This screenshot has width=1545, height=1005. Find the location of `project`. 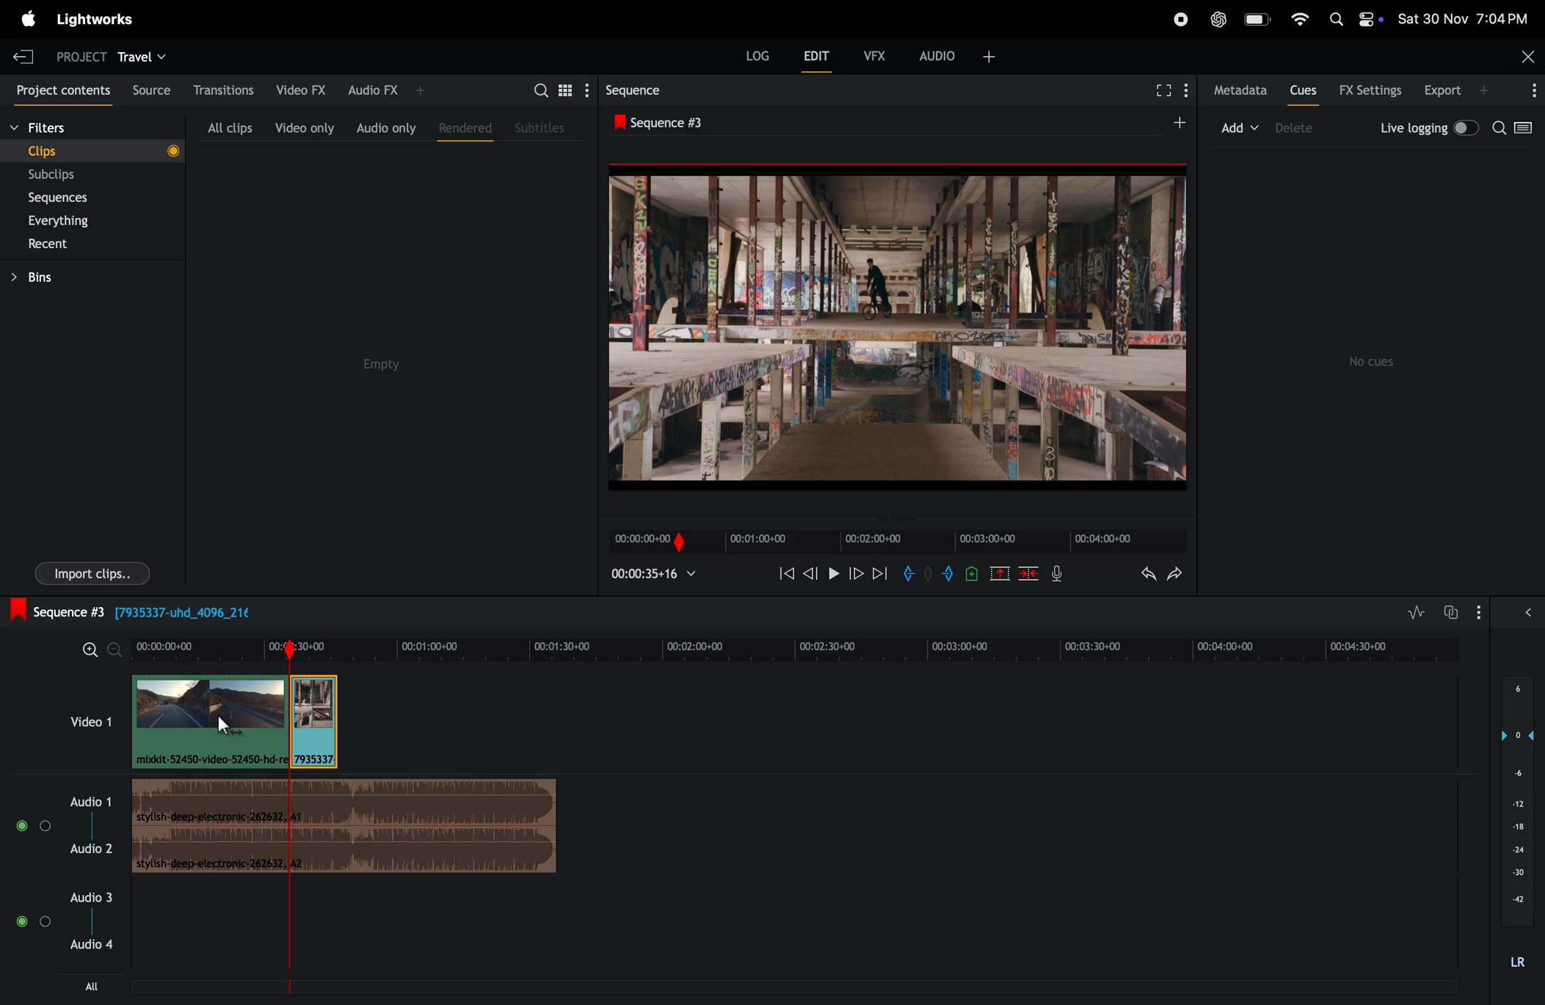

project is located at coordinates (76, 55).